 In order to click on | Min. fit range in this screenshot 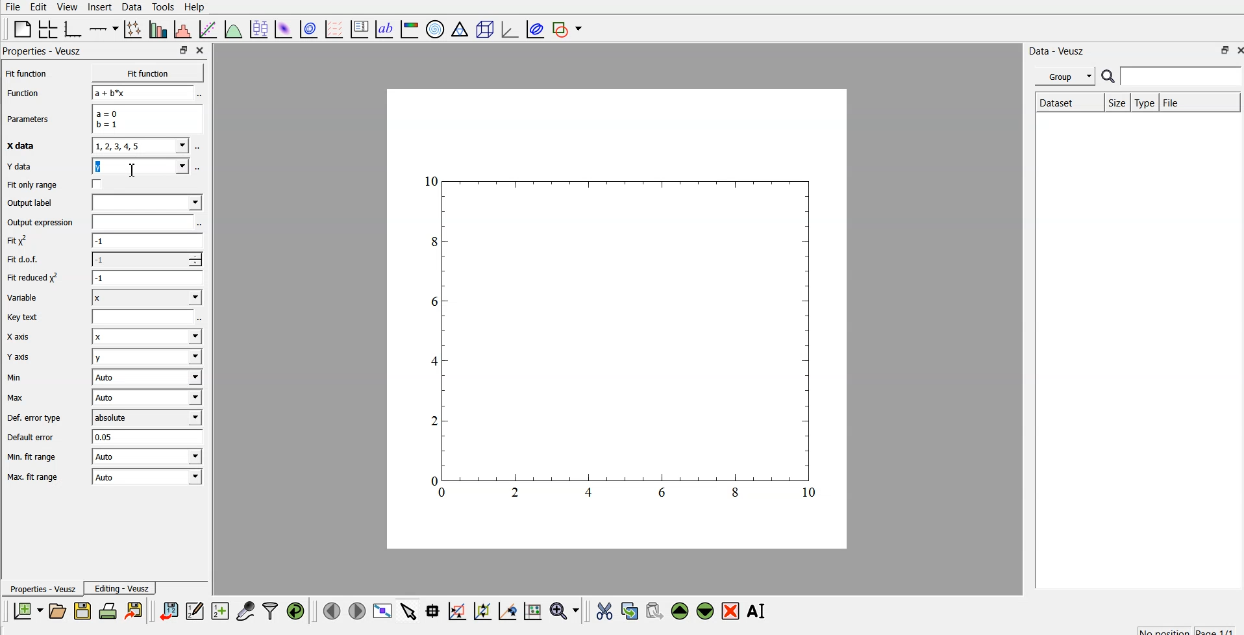, I will do `click(32, 456)`.